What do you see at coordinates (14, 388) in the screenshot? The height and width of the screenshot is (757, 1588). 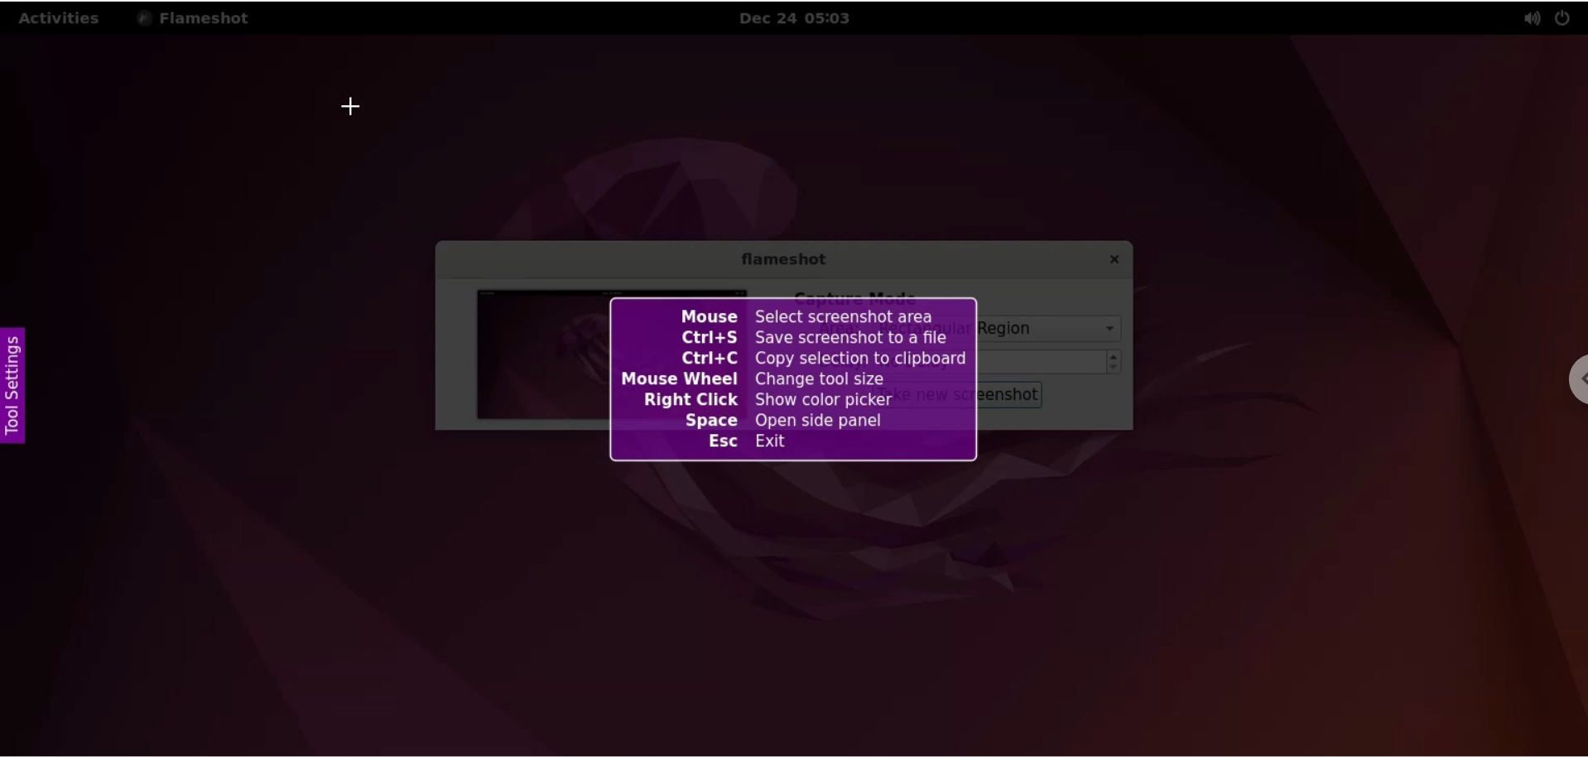 I see `tool settings` at bounding box center [14, 388].